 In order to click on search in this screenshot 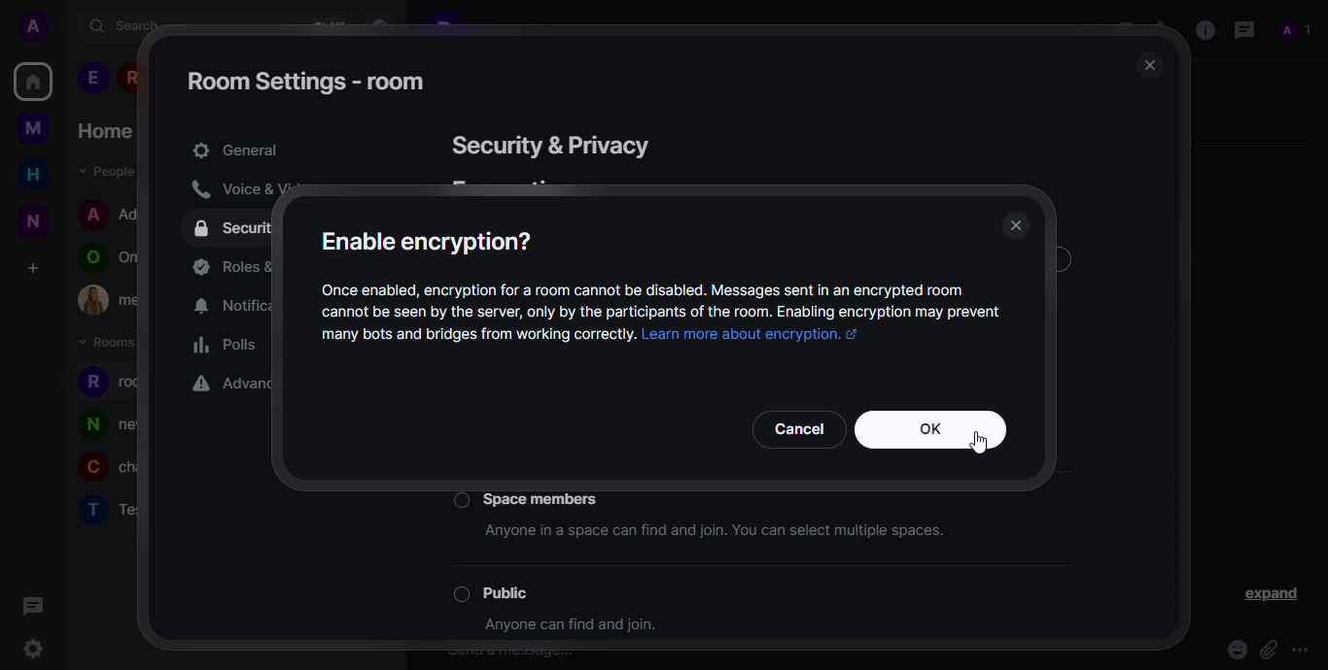, I will do `click(125, 25)`.